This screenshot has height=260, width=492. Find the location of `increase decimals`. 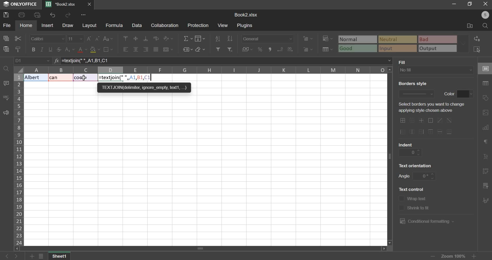

increase decimals is located at coordinates (280, 49).